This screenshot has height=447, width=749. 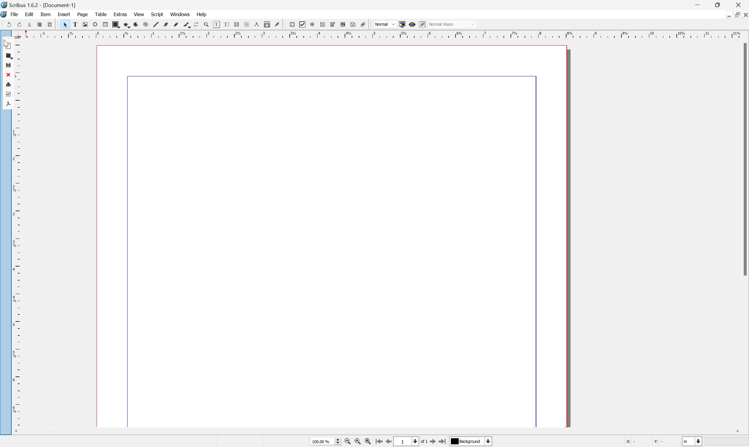 What do you see at coordinates (7, 269) in the screenshot?
I see `ruler` at bounding box center [7, 269].